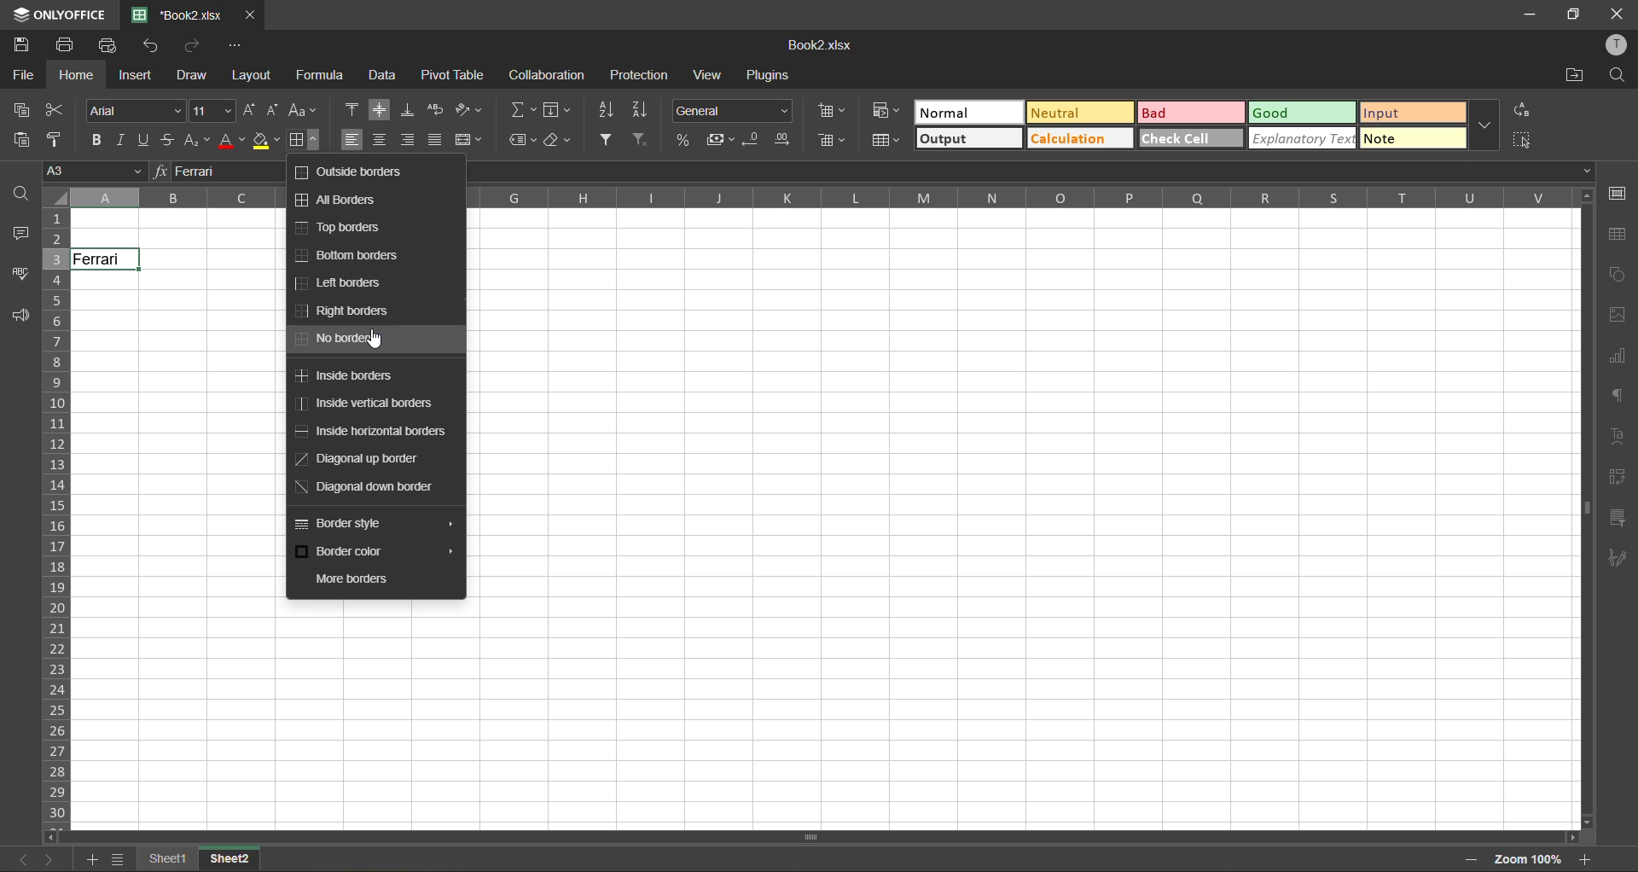 This screenshot has width=1638, height=872. Describe the element at coordinates (731, 109) in the screenshot. I see `number format` at that location.